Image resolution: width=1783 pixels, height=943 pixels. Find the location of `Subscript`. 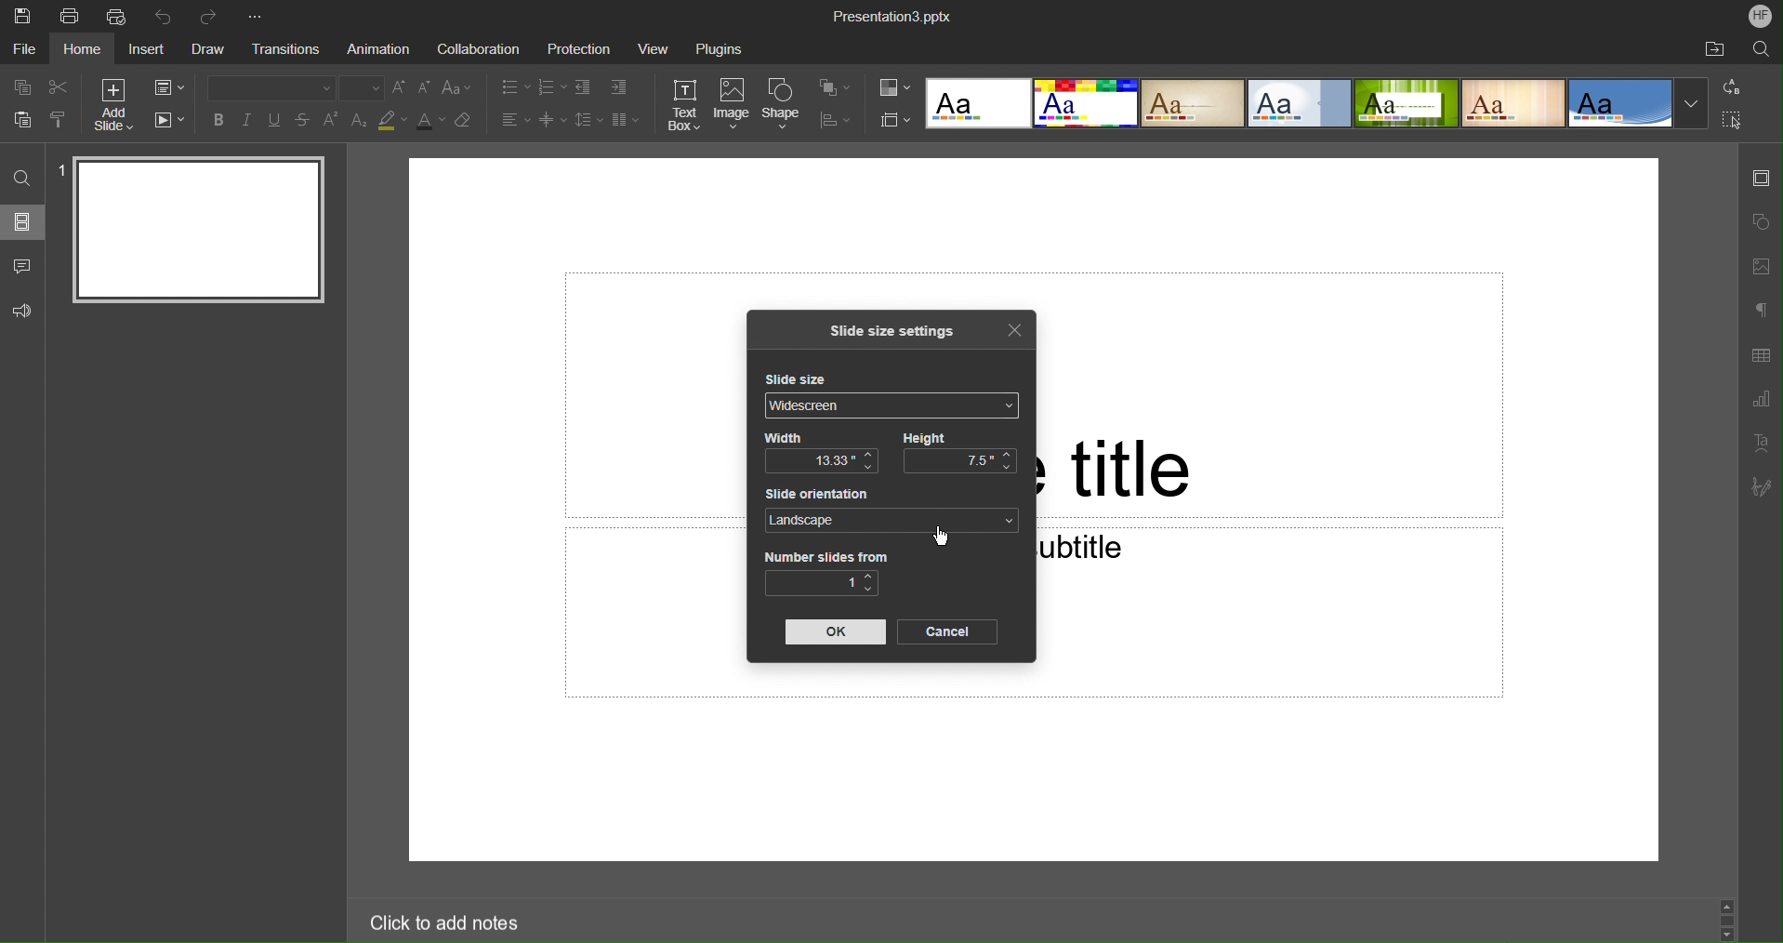

Subscript is located at coordinates (359, 120).